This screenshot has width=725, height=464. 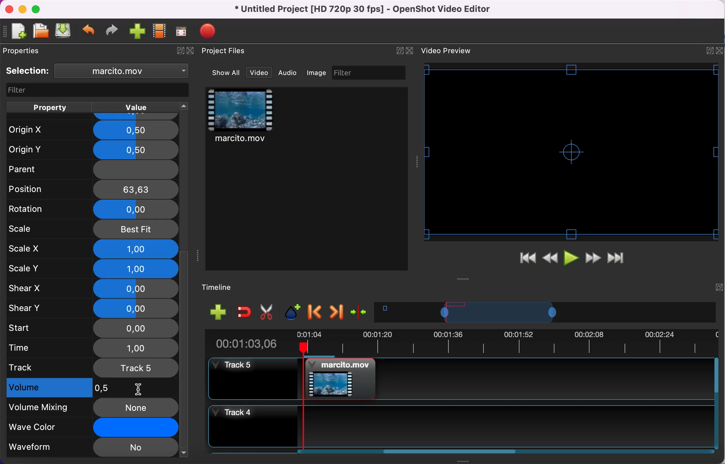 I want to click on close, so click(x=193, y=51).